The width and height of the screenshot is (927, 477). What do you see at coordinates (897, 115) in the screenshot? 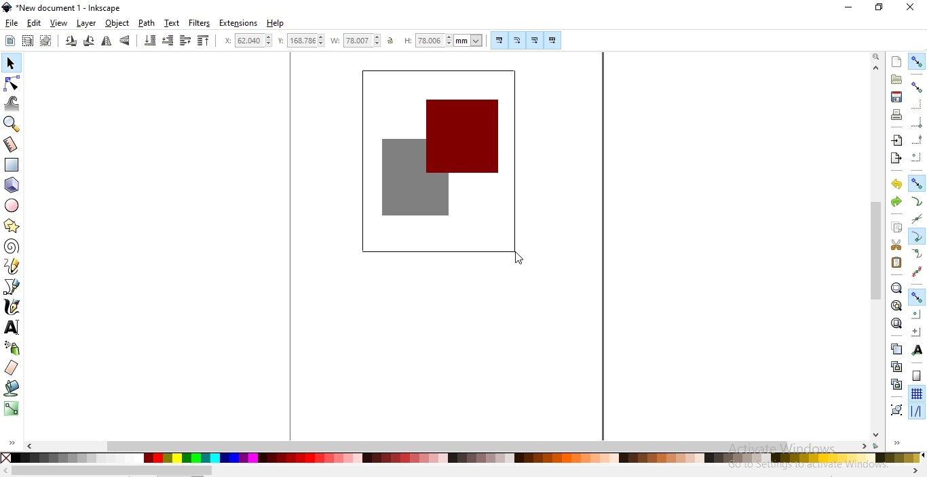
I see `print document` at bounding box center [897, 115].